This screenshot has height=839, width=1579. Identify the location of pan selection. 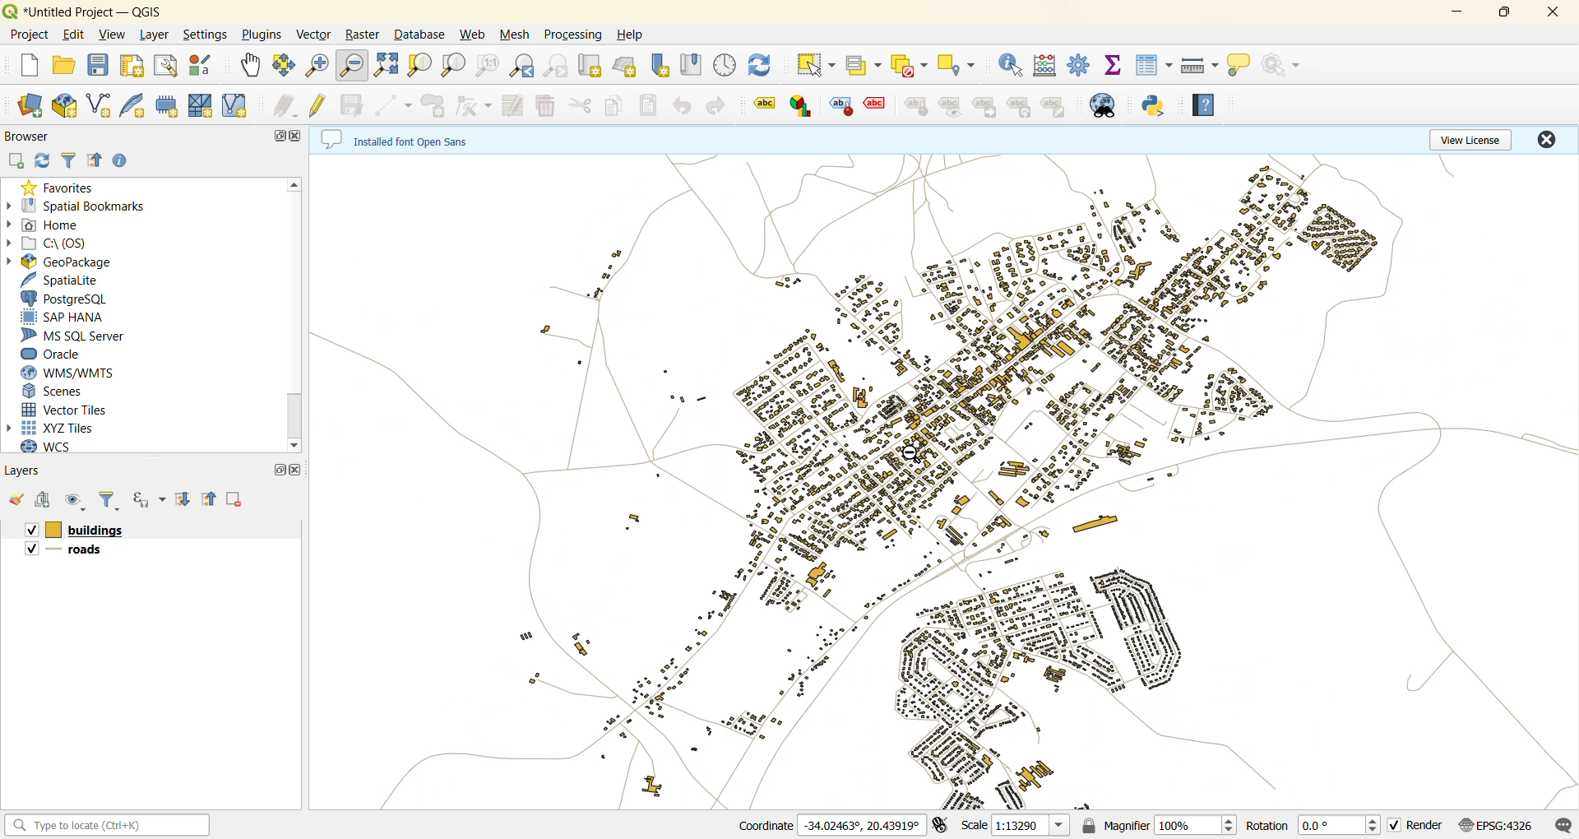
(281, 65).